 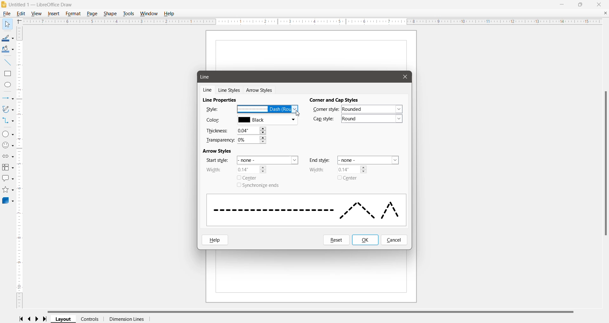 What do you see at coordinates (311, 312) in the screenshot?
I see `Horizontal Scroll Bar` at bounding box center [311, 312].